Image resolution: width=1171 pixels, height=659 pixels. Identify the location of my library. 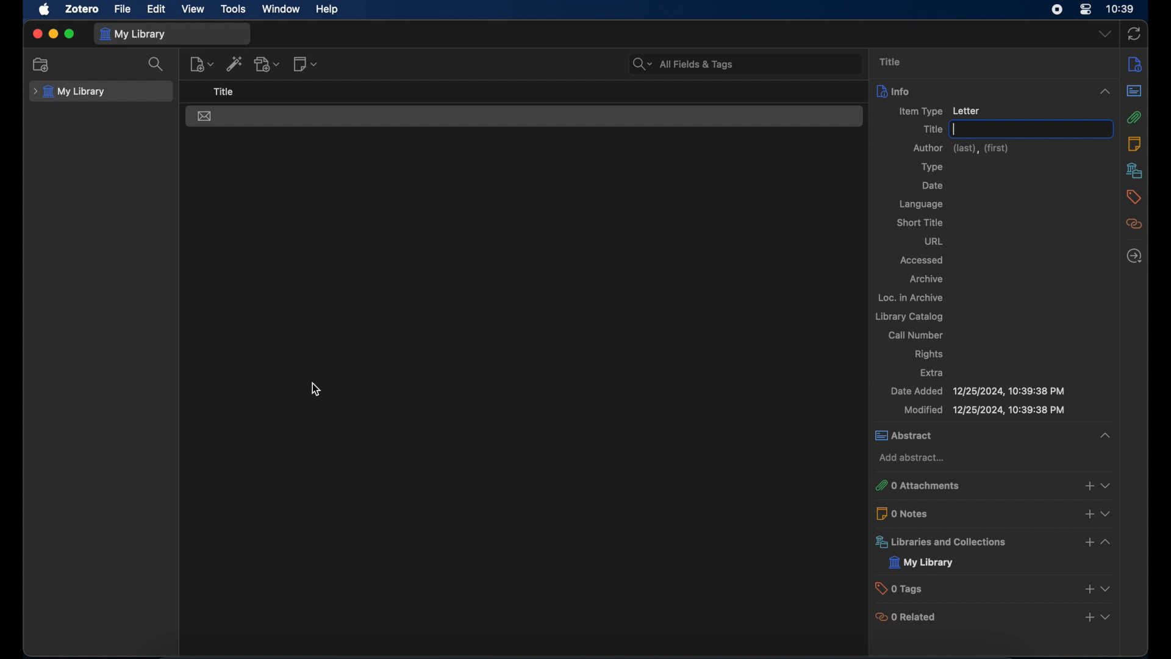
(135, 34).